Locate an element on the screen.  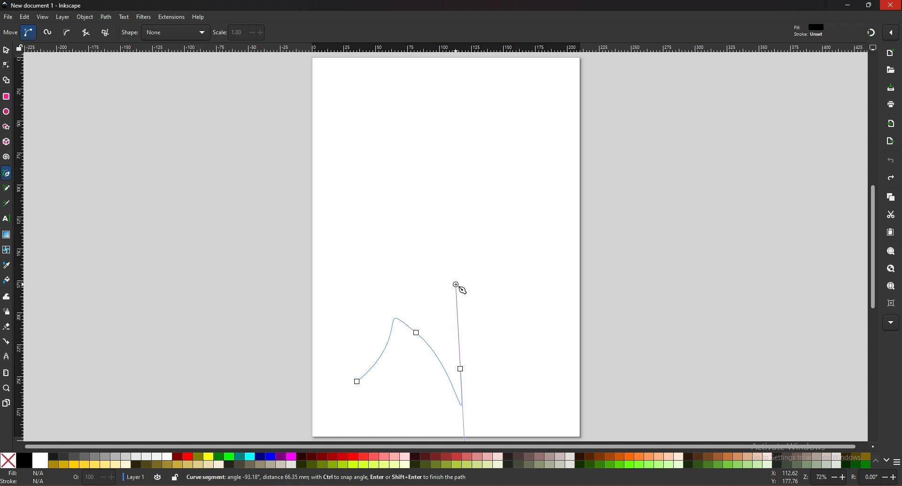
scroll bar is located at coordinates (871, 247).